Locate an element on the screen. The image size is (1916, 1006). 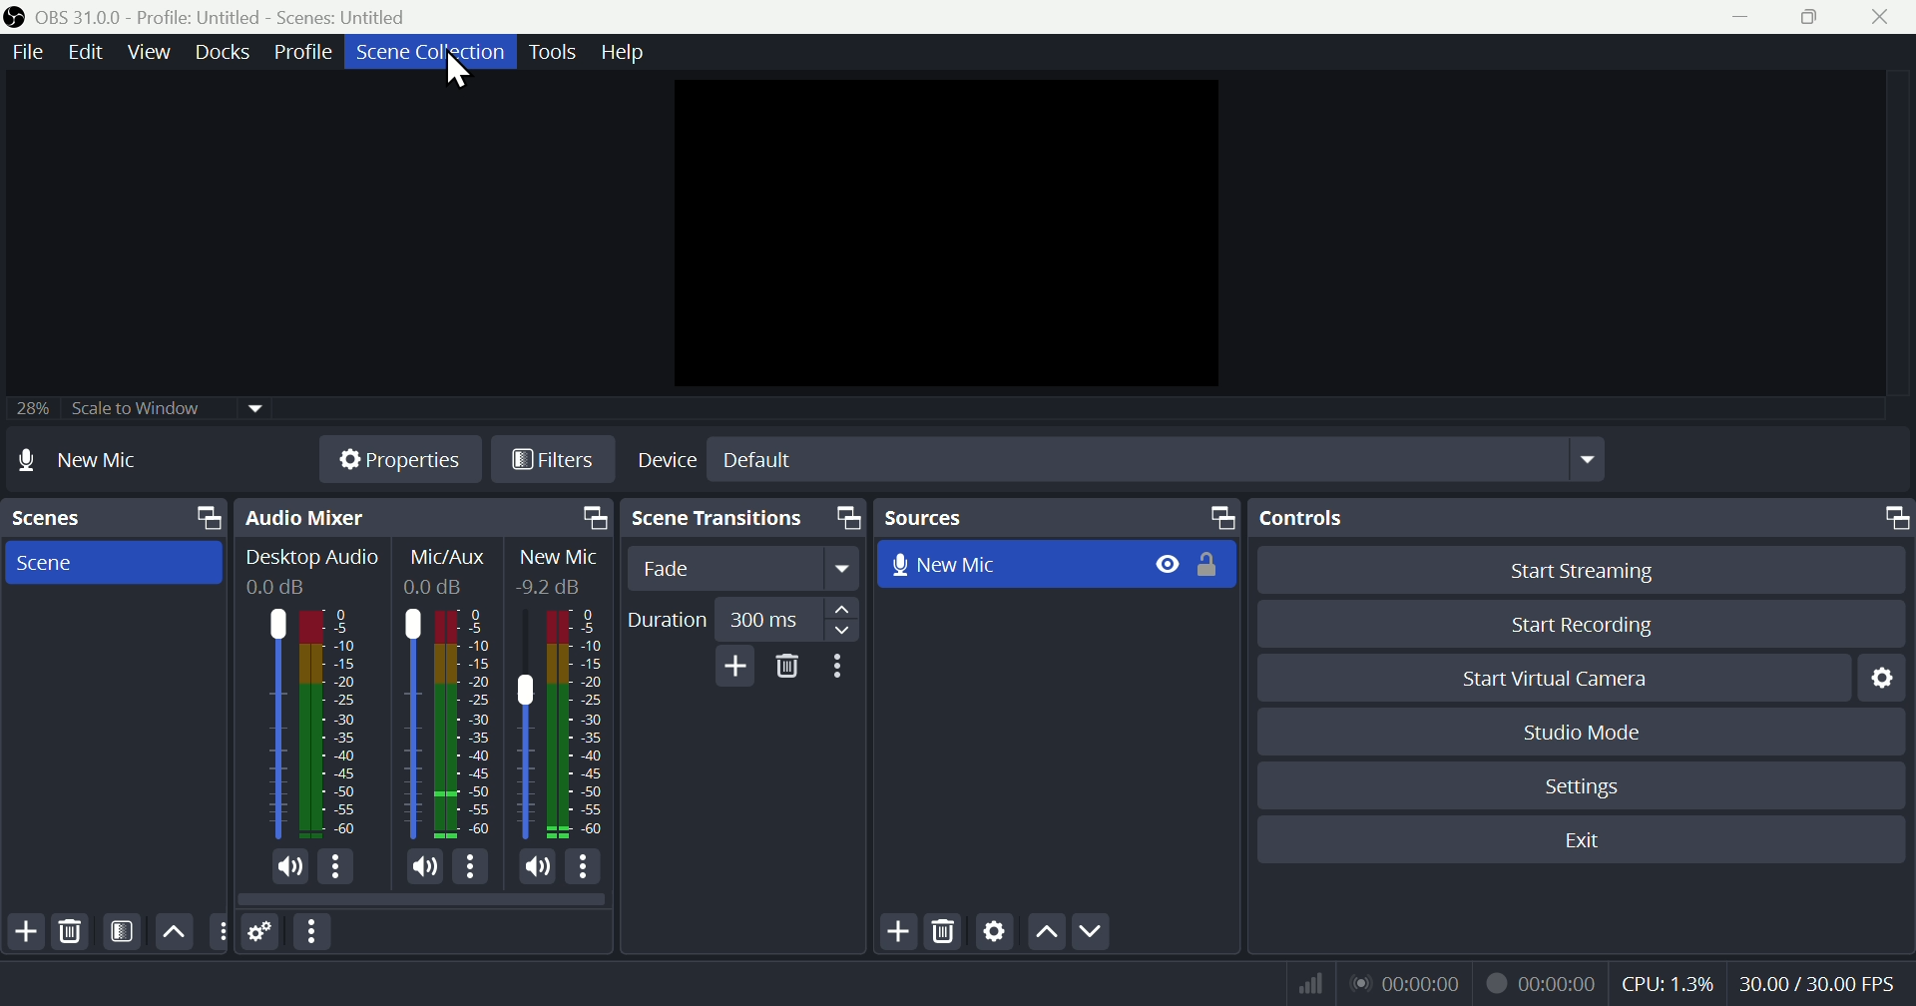
Tools is located at coordinates (554, 56).